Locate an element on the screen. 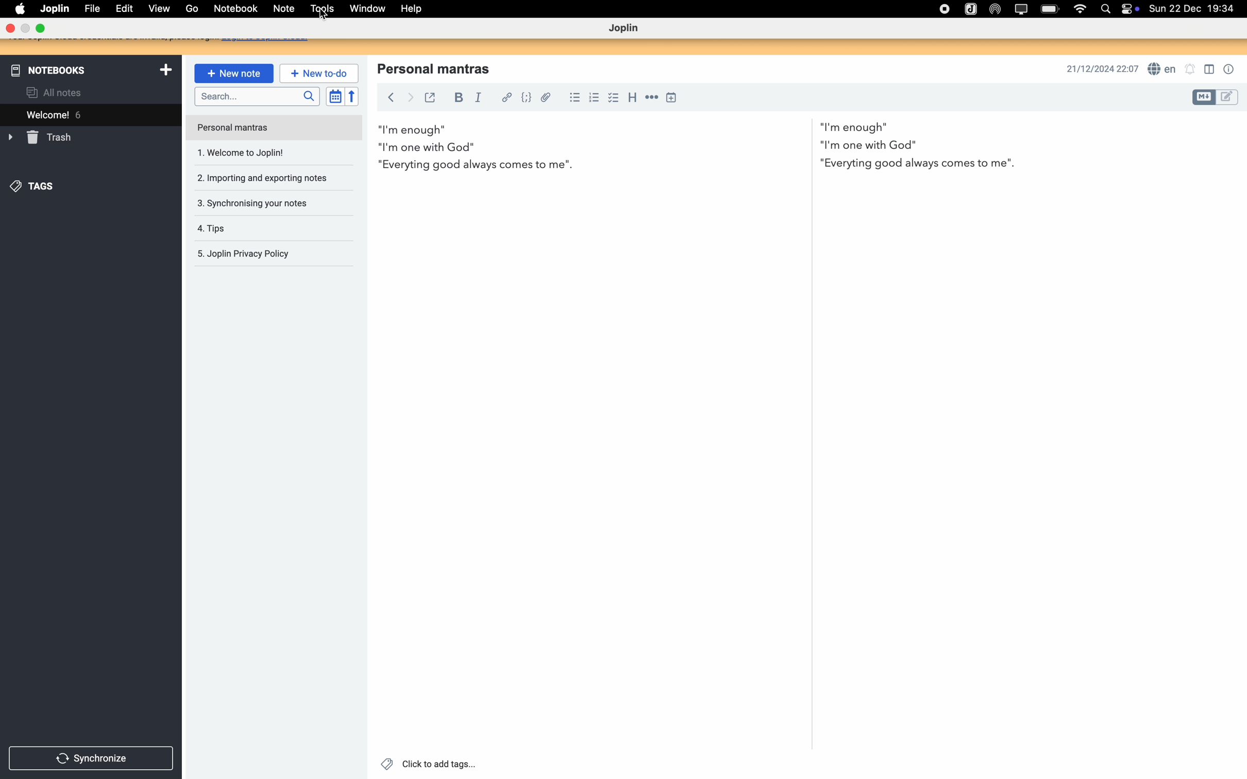 This screenshot has width=1247, height=779. search bar is located at coordinates (256, 96).